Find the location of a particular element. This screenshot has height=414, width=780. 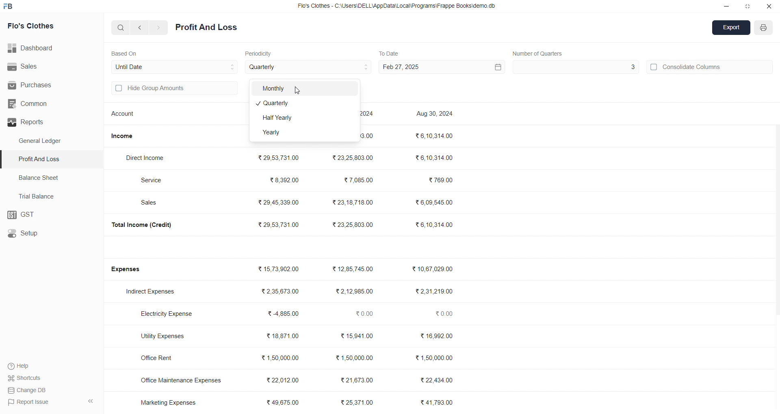

Quarterly is located at coordinates (309, 67).